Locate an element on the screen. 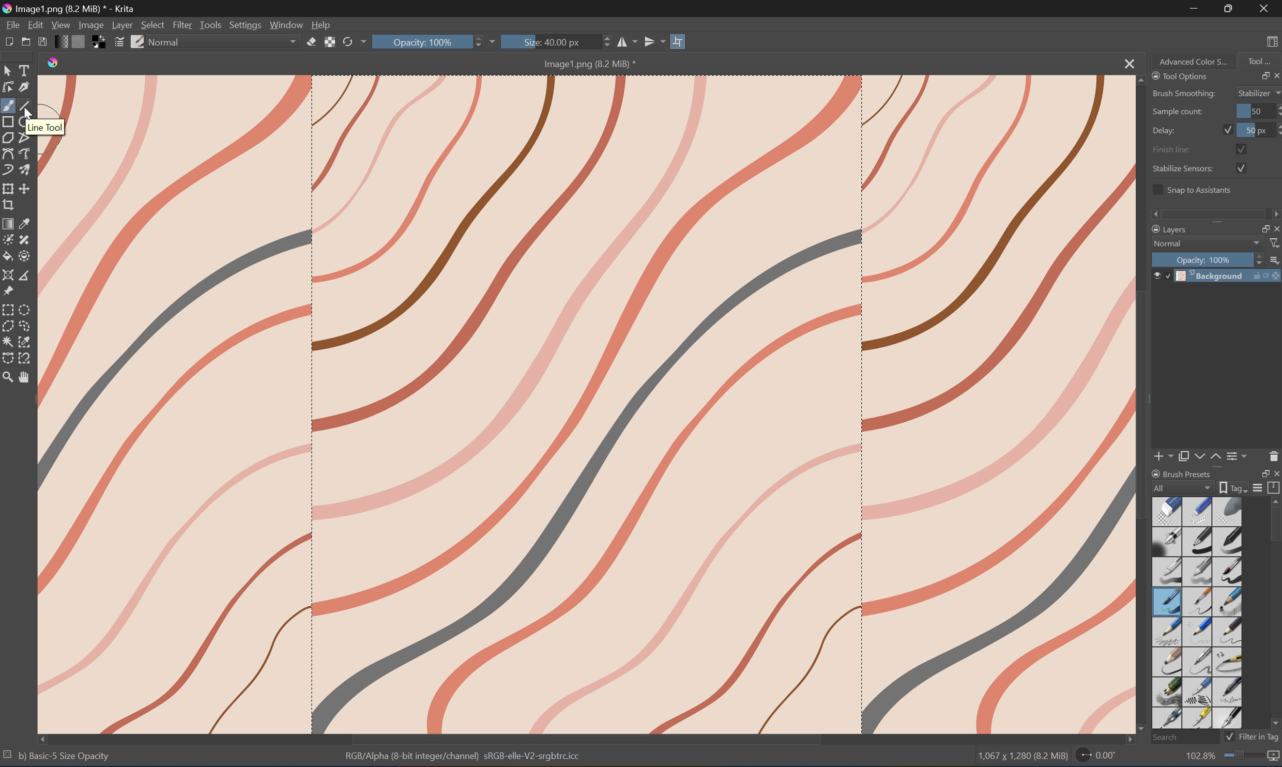 Image resolution: width=1282 pixels, height=767 pixels. Open existing document is located at coordinates (26, 43).